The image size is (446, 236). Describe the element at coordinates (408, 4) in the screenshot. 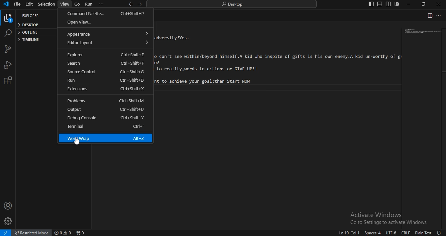

I see `minimize` at that location.